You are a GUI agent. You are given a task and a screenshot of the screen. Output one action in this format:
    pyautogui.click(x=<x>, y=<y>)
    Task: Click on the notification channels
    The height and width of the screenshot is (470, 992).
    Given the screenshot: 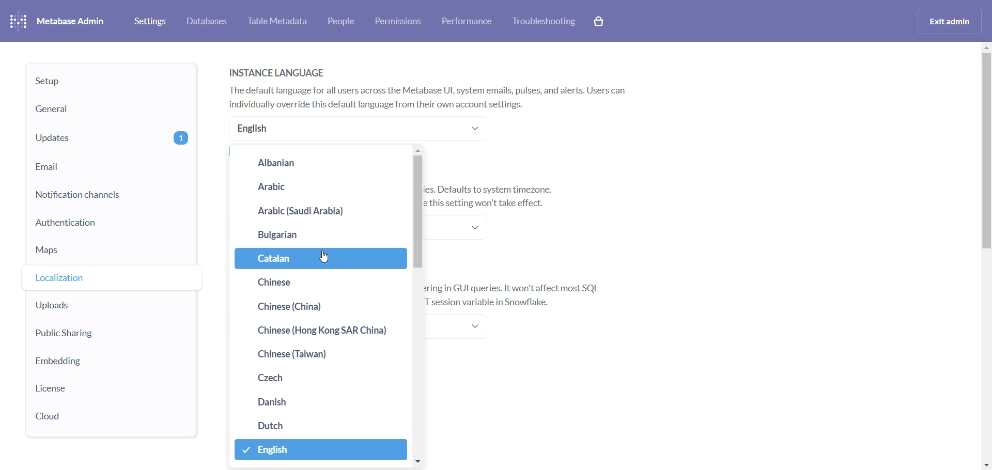 What is the action you would take?
    pyautogui.click(x=107, y=196)
    